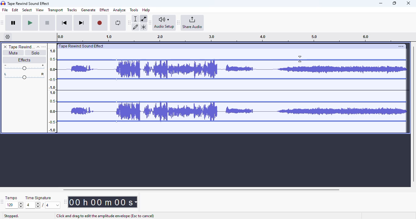 The image size is (416, 219). Describe the element at coordinates (56, 10) in the screenshot. I see `transport` at that location.